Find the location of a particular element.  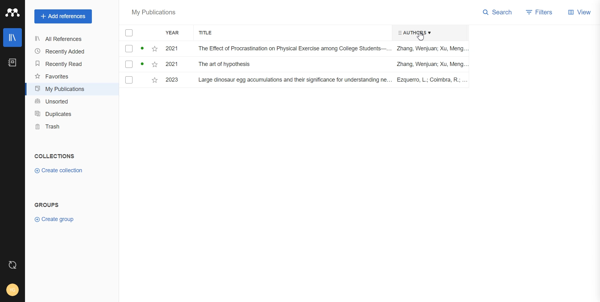

My Publications is located at coordinates (154, 13).